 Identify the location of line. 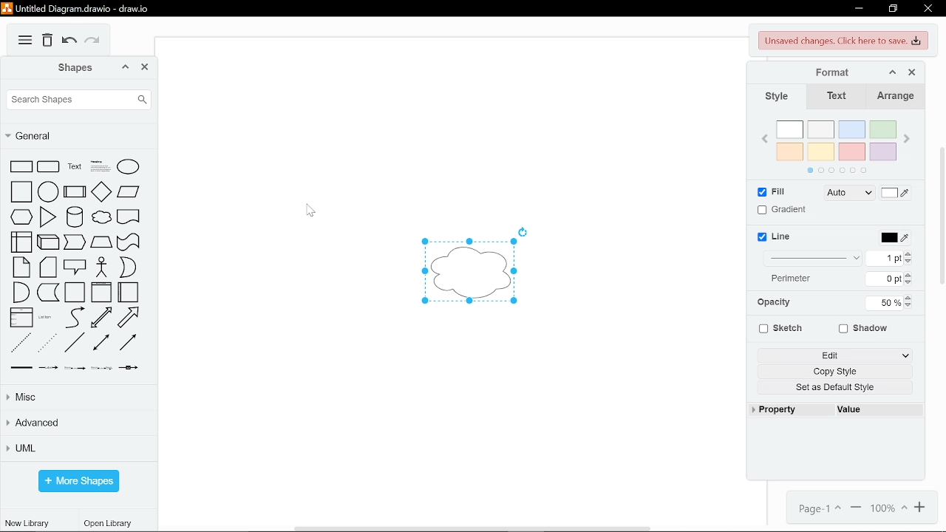
(777, 238).